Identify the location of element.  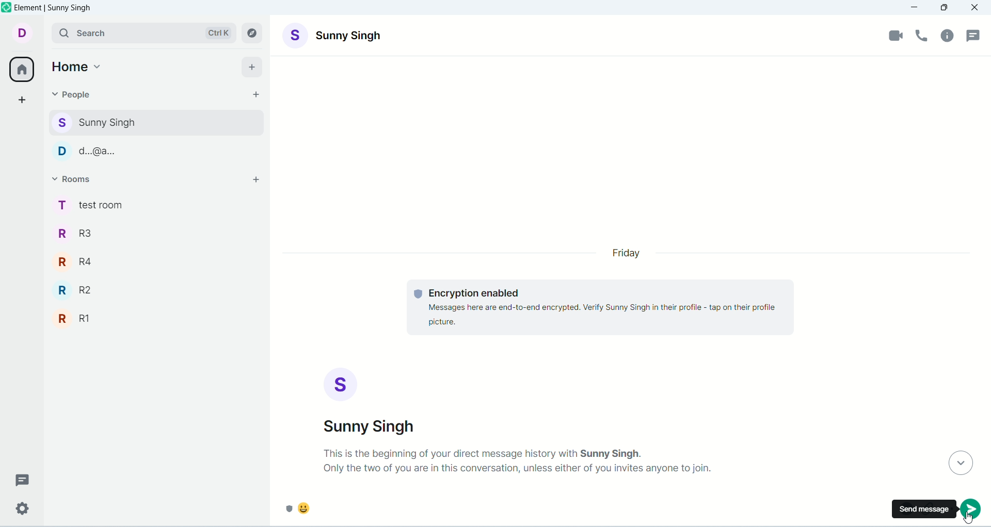
(55, 7).